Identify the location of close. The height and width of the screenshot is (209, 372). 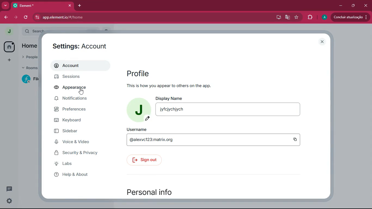
(323, 42).